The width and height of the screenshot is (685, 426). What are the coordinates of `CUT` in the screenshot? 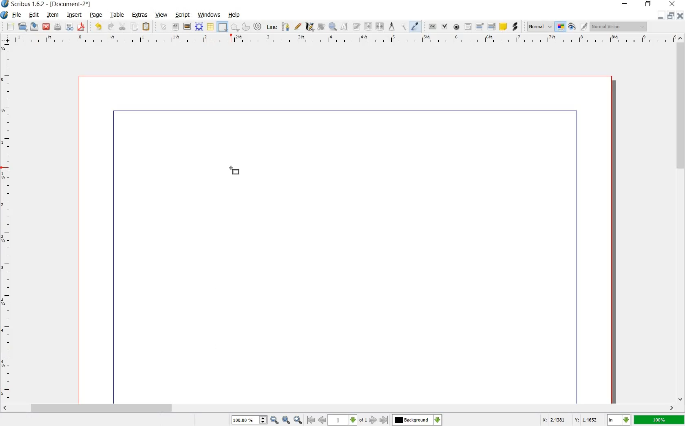 It's located at (123, 27).